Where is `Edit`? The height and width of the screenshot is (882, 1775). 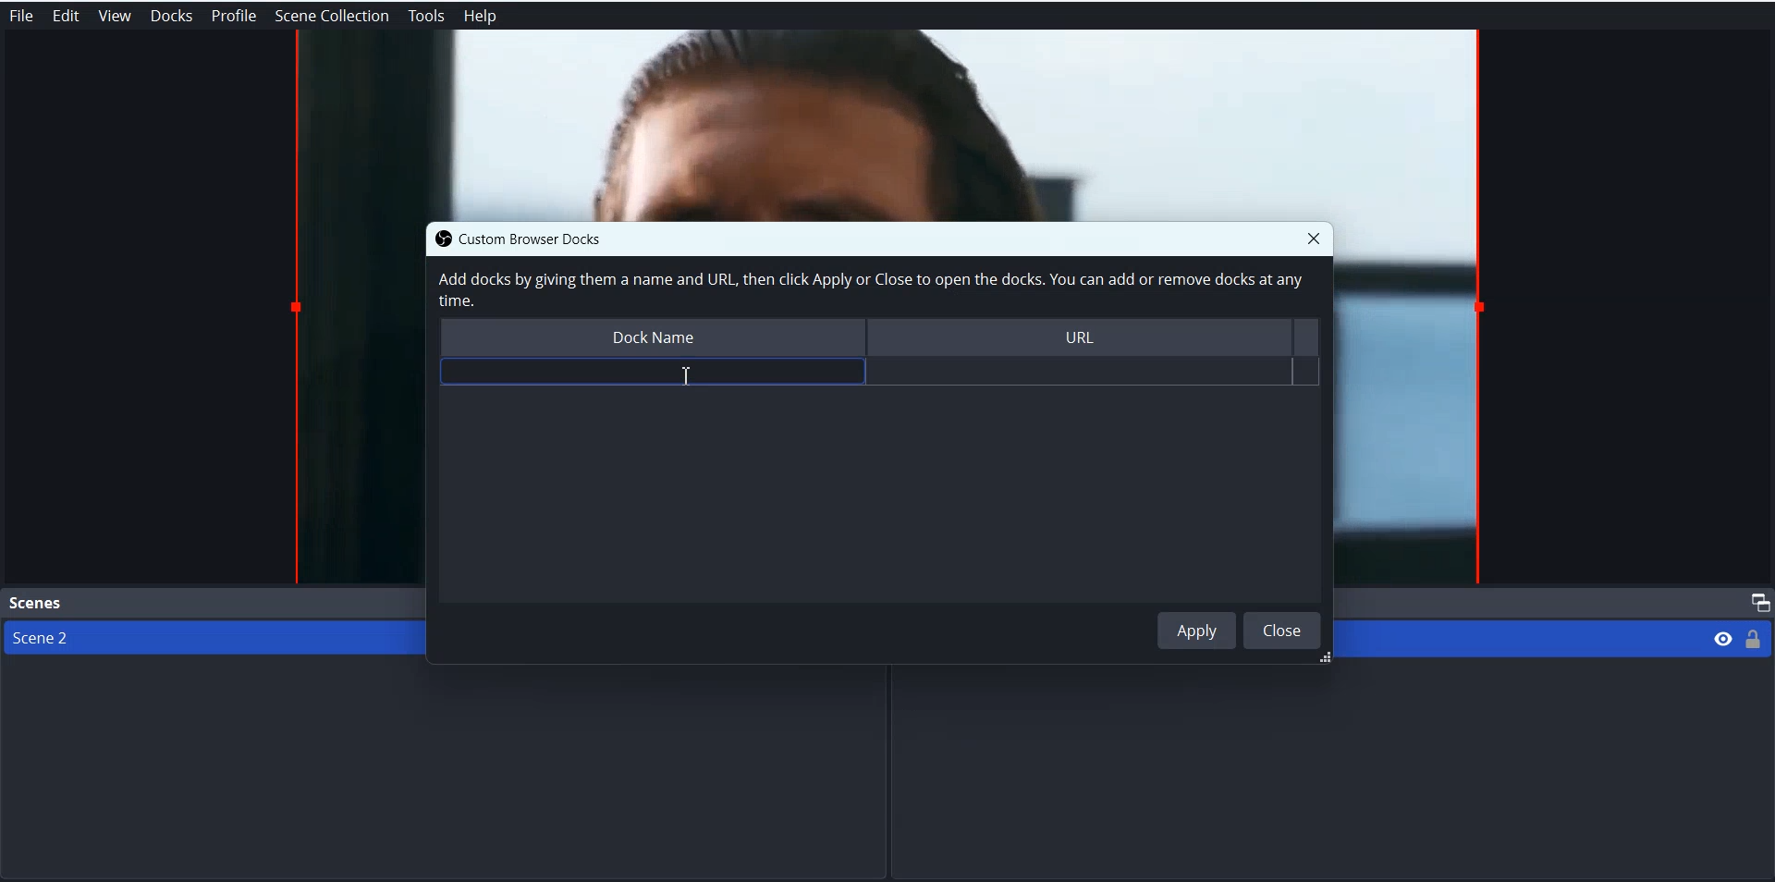
Edit is located at coordinates (65, 16).